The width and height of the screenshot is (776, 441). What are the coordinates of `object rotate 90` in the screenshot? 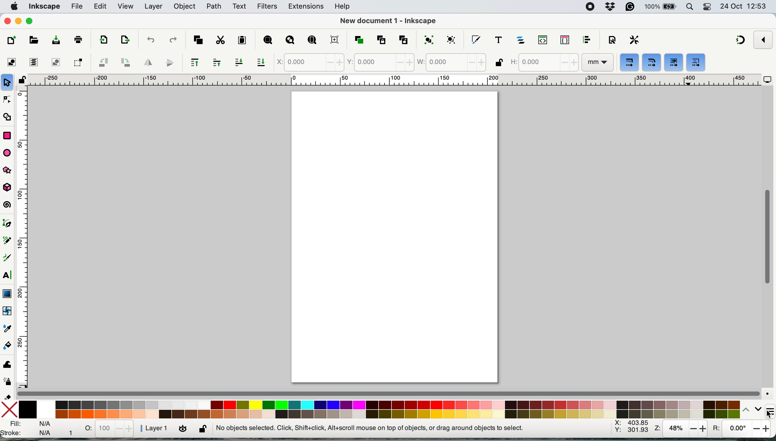 It's located at (126, 62).